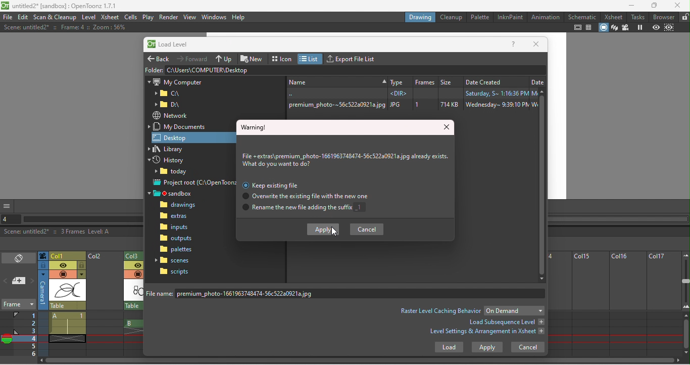  Describe the element at coordinates (685, 308) in the screenshot. I see `Zoom in` at that location.